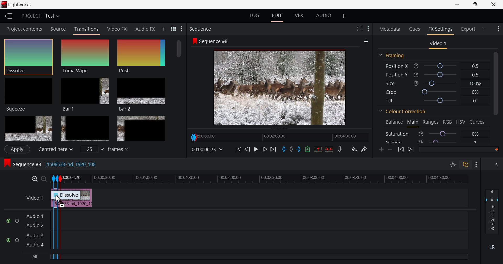 This screenshot has width=503, height=264. What do you see at coordinates (28, 94) in the screenshot?
I see `Squeeze` at bounding box center [28, 94].